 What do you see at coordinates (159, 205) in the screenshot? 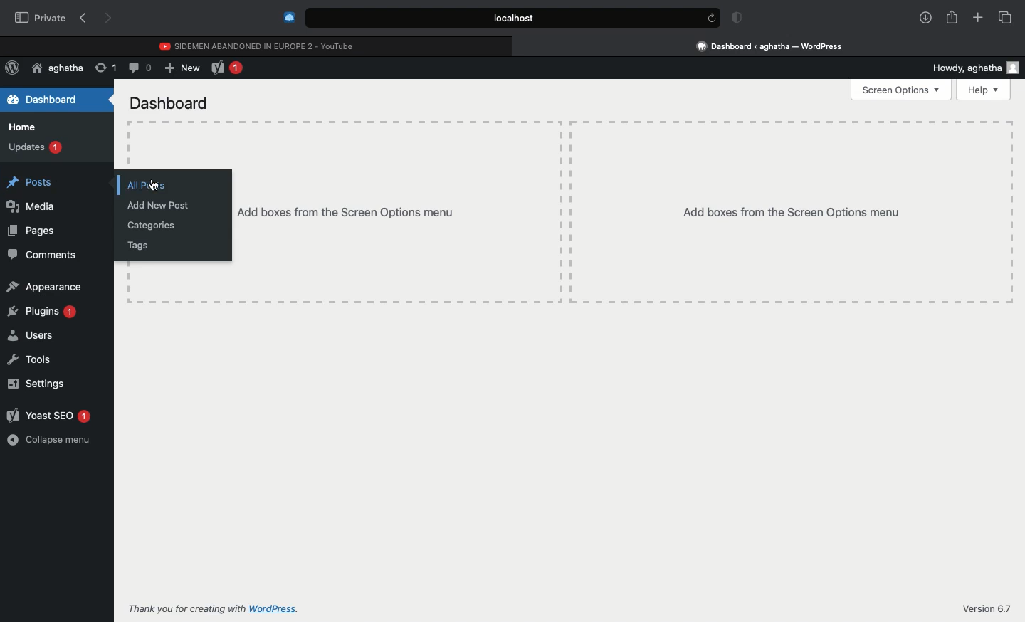
I see `Add new post` at bounding box center [159, 205].